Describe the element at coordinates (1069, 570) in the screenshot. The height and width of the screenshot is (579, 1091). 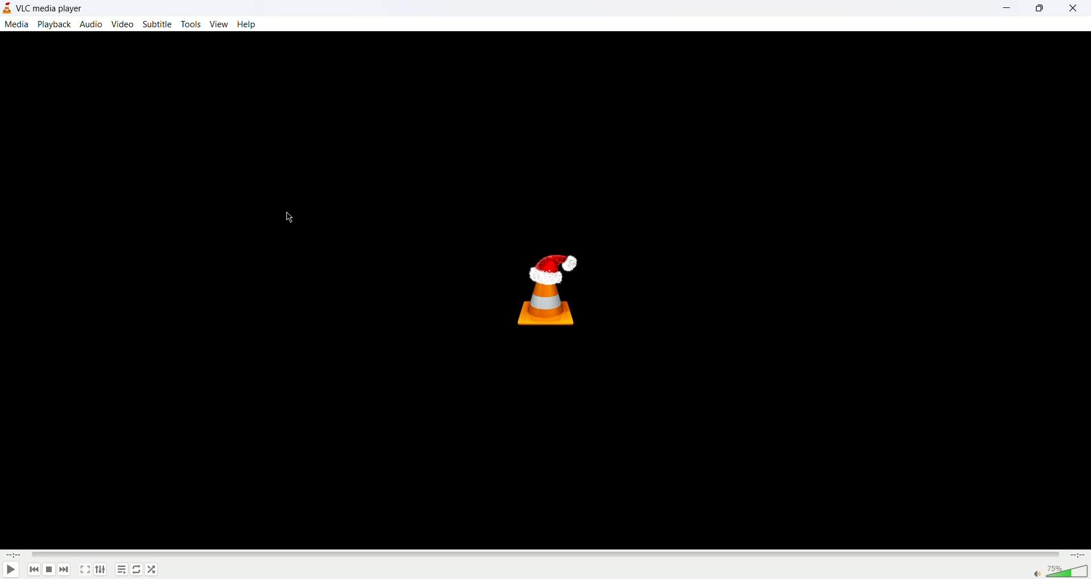
I see `volume bar` at that location.